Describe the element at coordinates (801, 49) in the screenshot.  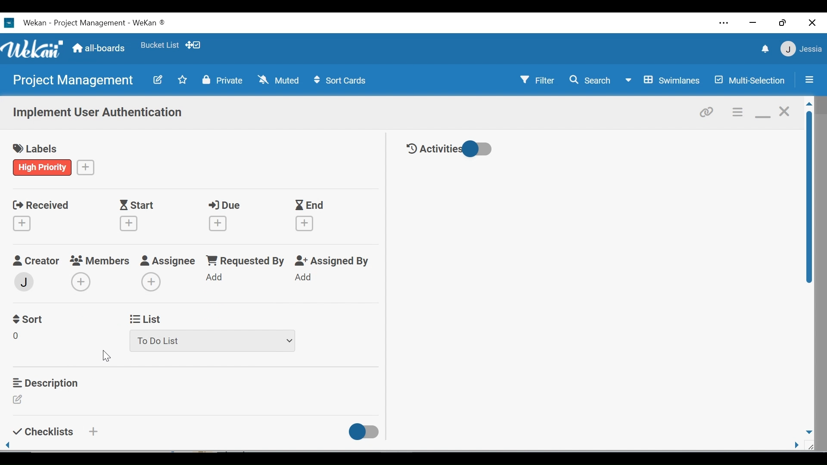
I see `member menu` at that location.